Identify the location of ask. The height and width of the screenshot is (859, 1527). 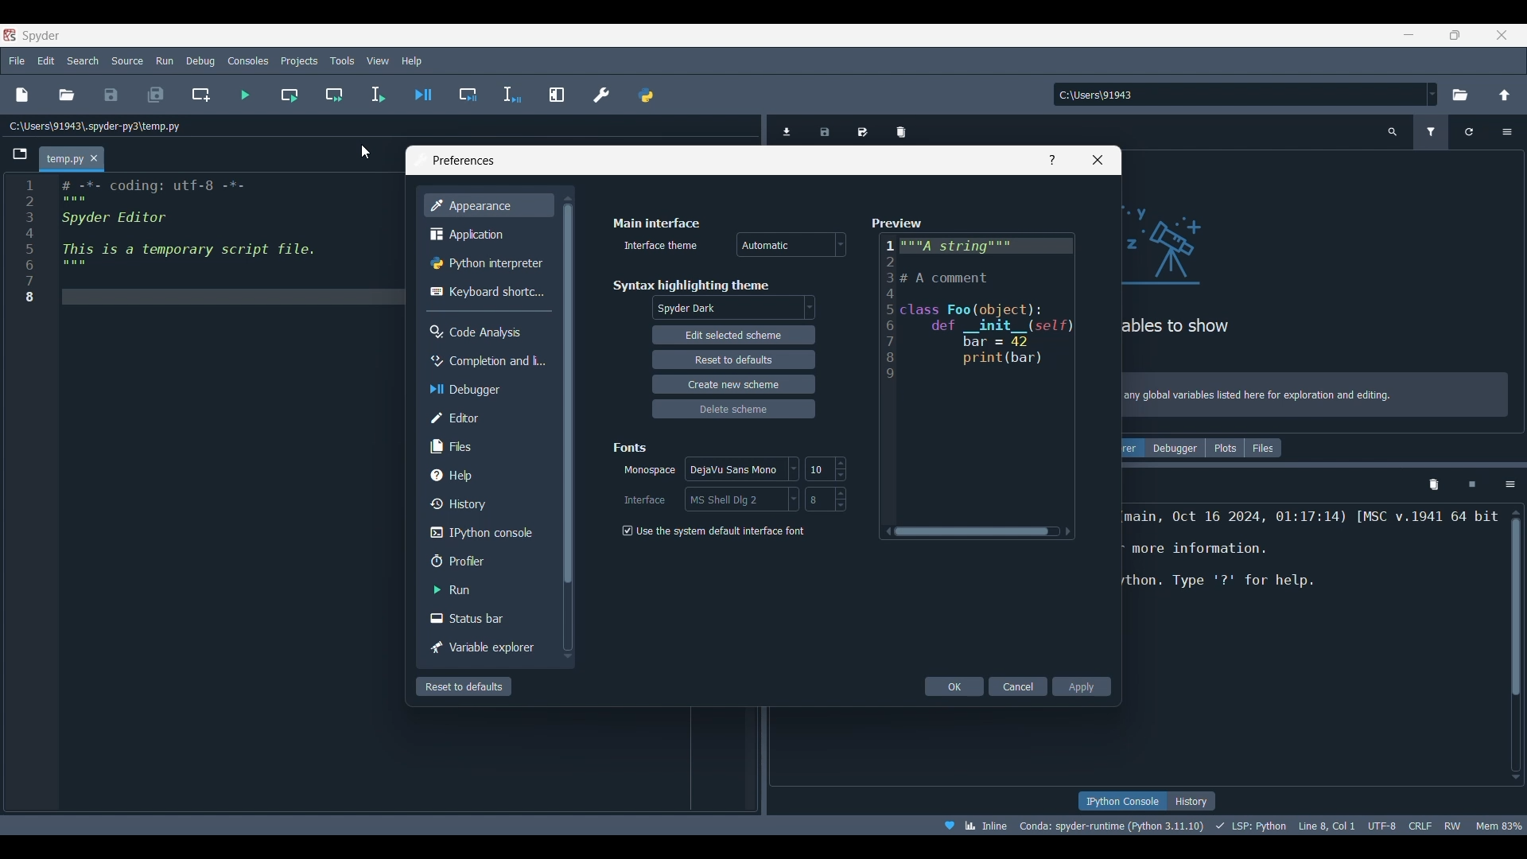
(1051, 159).